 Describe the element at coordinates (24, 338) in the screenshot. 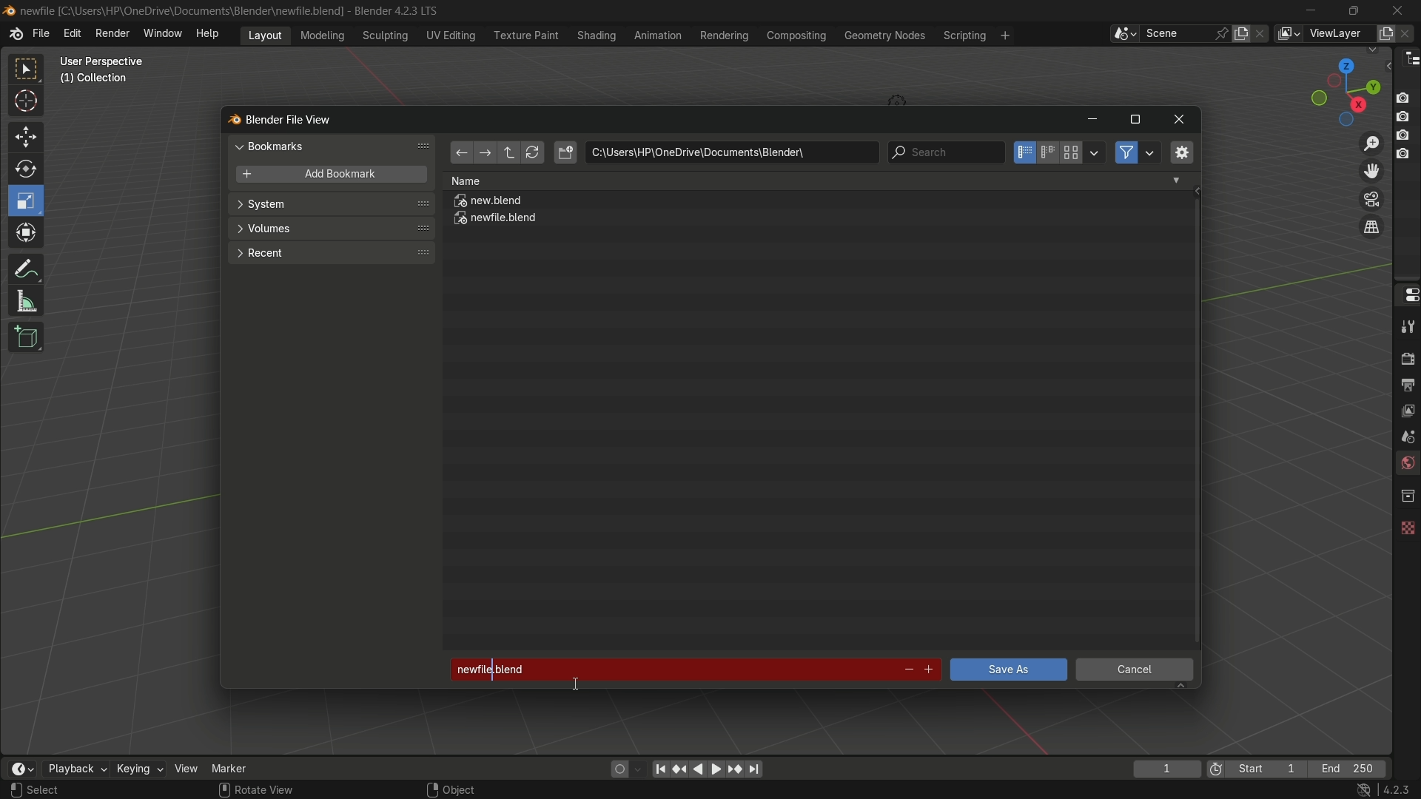

I see `add cube` at that location.